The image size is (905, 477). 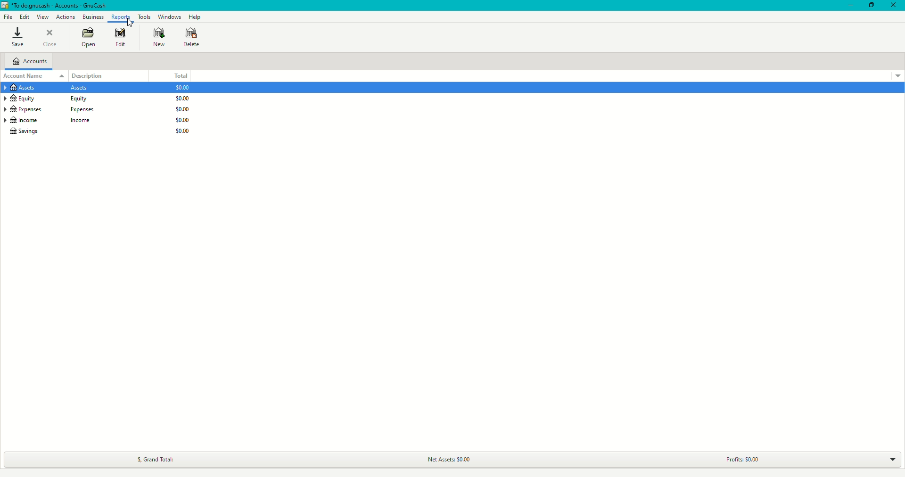 I want to click on Drop down, so click(x=897, y=76).